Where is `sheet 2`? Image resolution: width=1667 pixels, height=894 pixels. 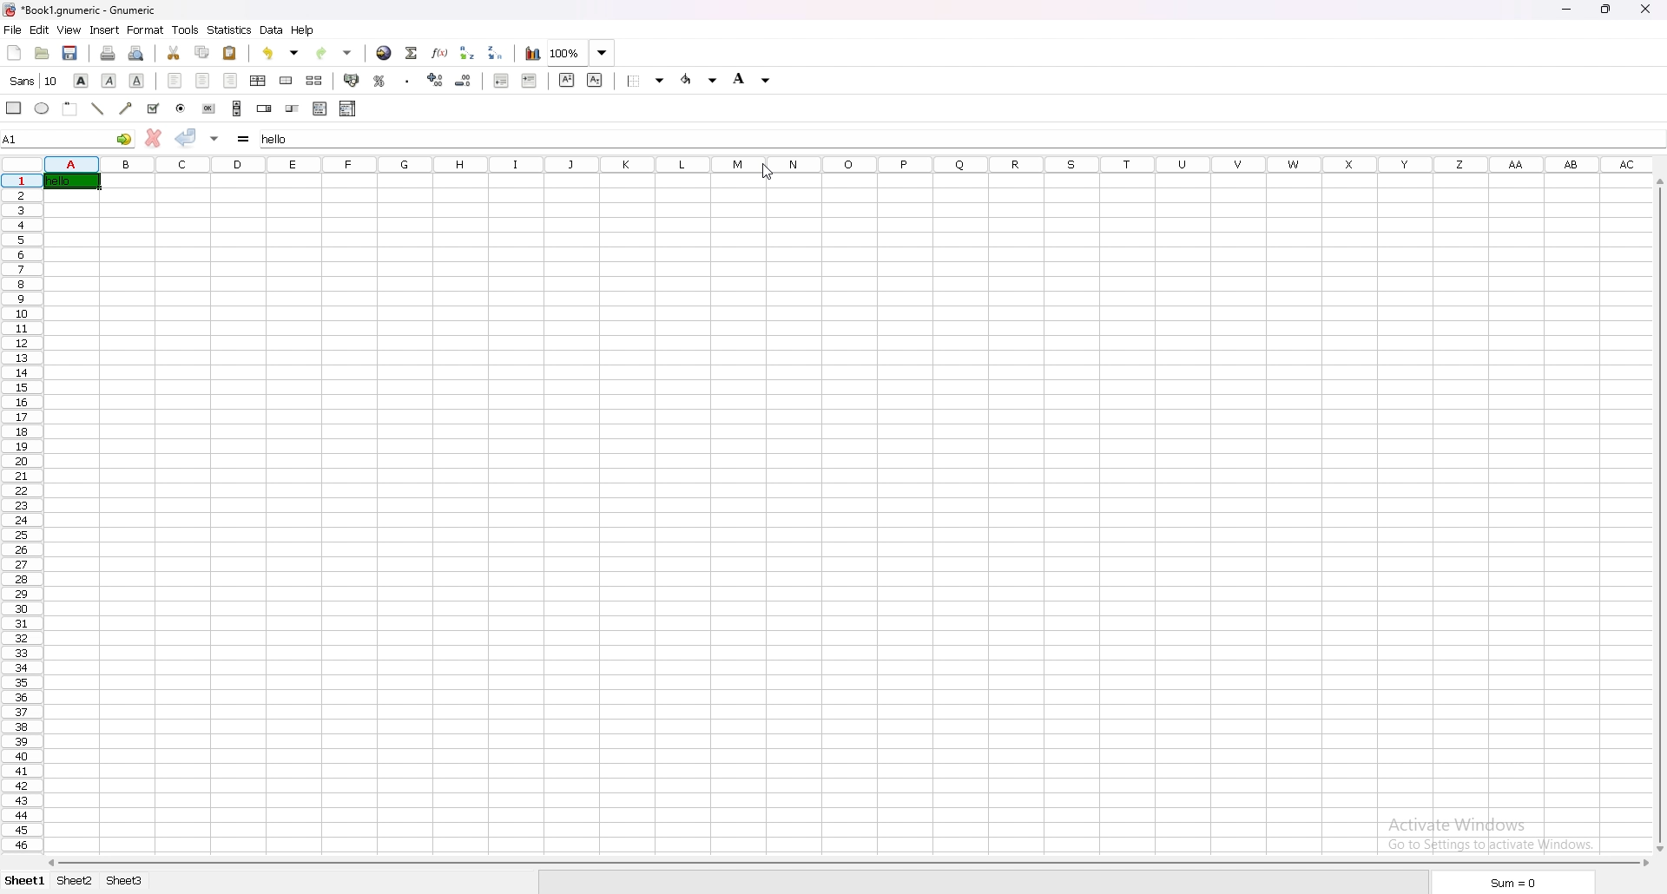 sheet 2 is located at coordinates (76, 880).